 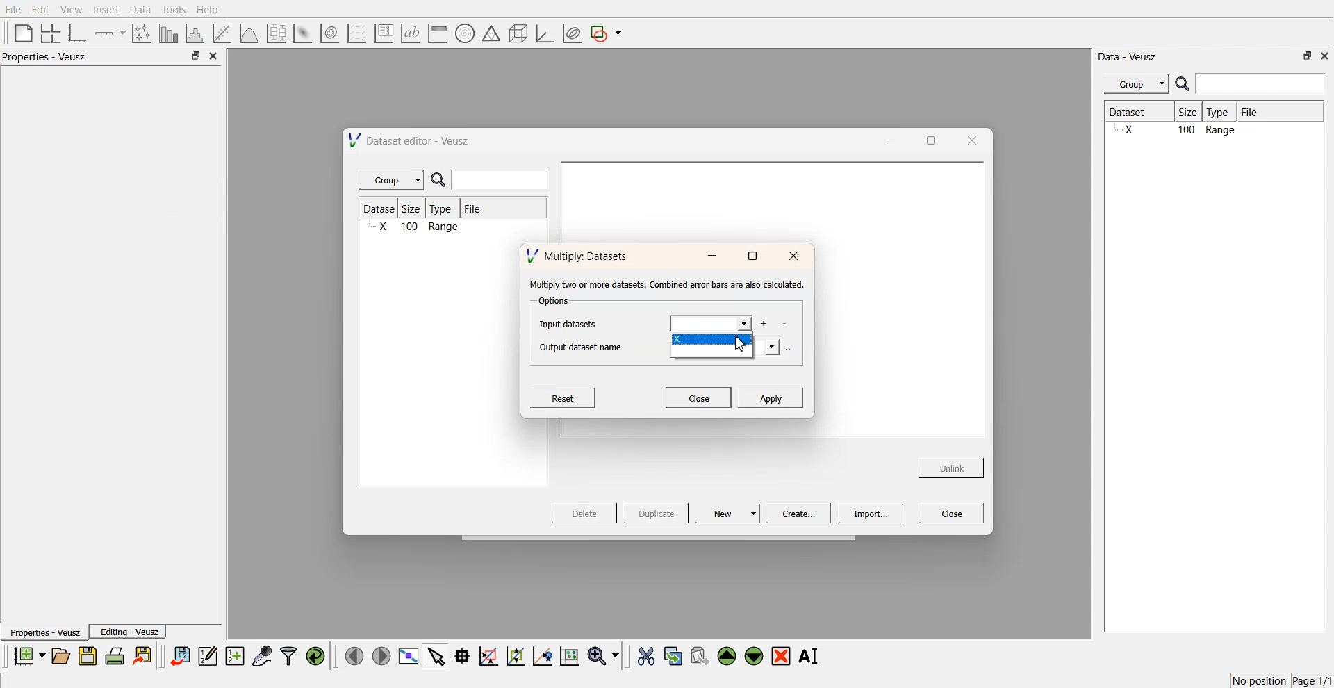 What do you see at coordinates (489, 35) in the screenshot?
I see `ternary shapes` at bounding box center [489, 35].